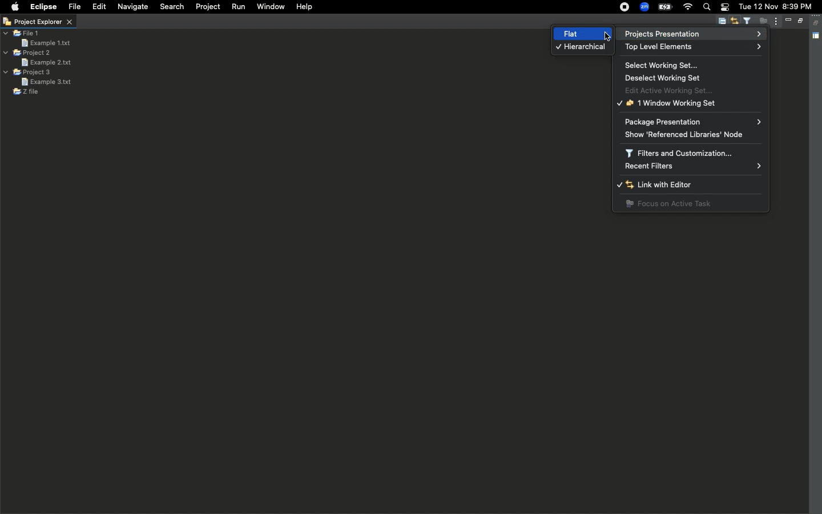 This screenshot has height=514, width=822. I want to click on Edit active working set, so click(674, 90).